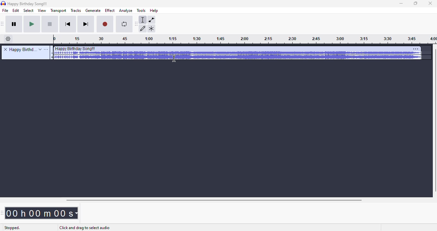  What do you see at coordinates (123, 25) in the screenshot?
I see `enable looping` at bounding box center [123, 25].